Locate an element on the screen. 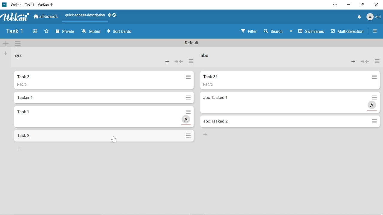 This screenshot has width=383, height=215. Card actions is located at coordinates (188, 111).